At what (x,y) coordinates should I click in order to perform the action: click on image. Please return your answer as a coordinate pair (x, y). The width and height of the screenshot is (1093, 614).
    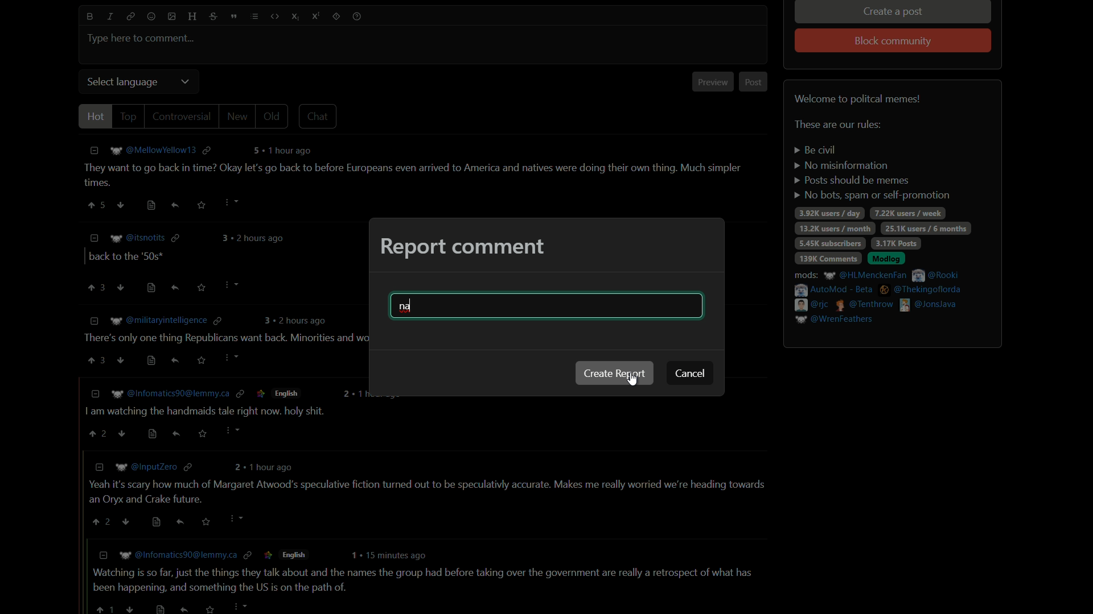
    Looking at the image, I should click on (172, 16).